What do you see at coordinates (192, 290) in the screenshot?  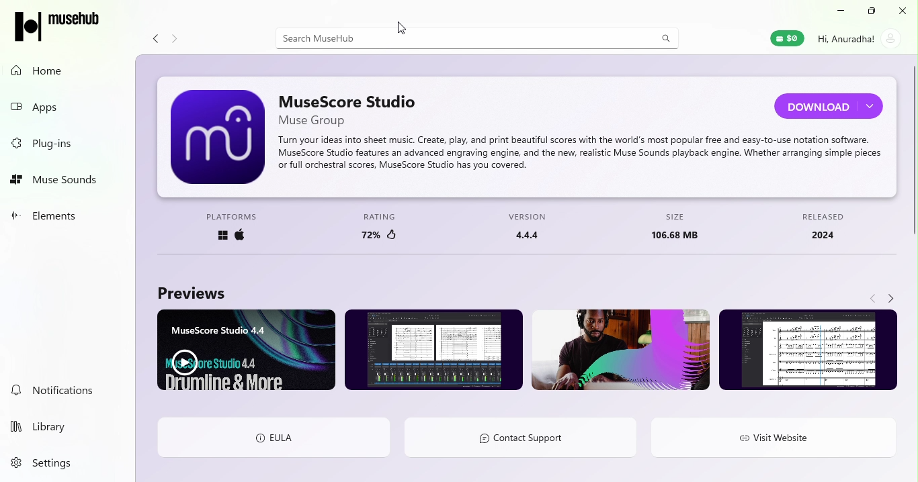 I see `Previews` at bounding box center [192, 290].